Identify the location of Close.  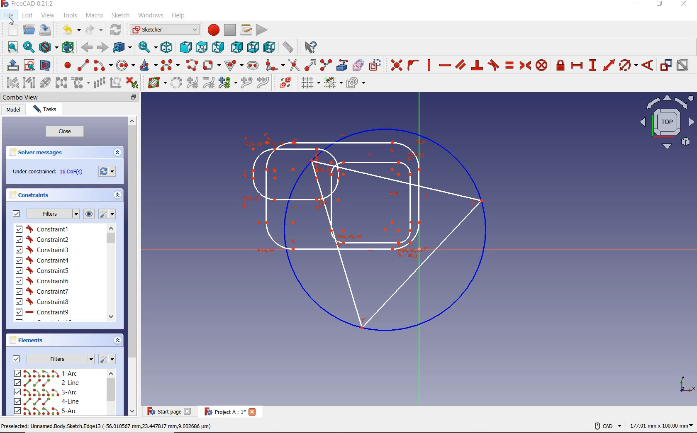
(253, 411).